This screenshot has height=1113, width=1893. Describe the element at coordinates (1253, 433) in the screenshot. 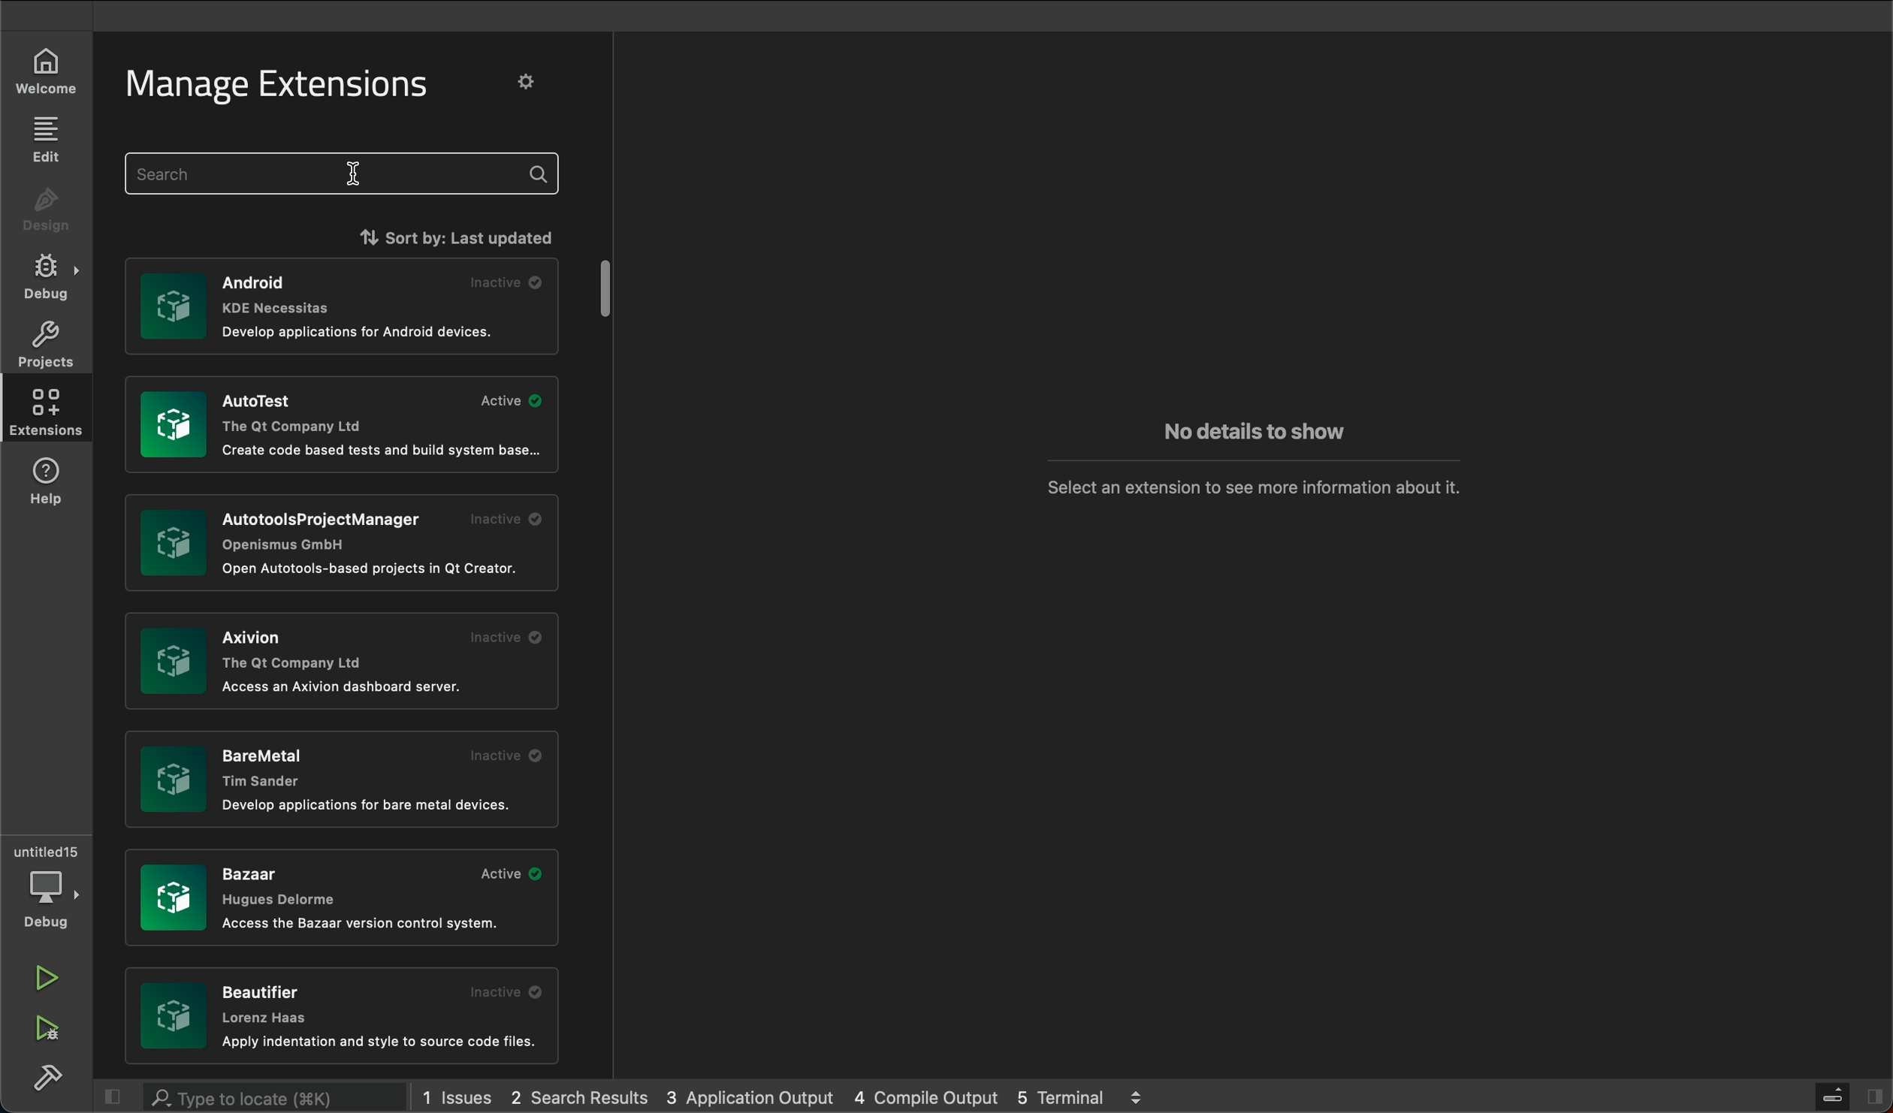

I see `no extension message` at that location.